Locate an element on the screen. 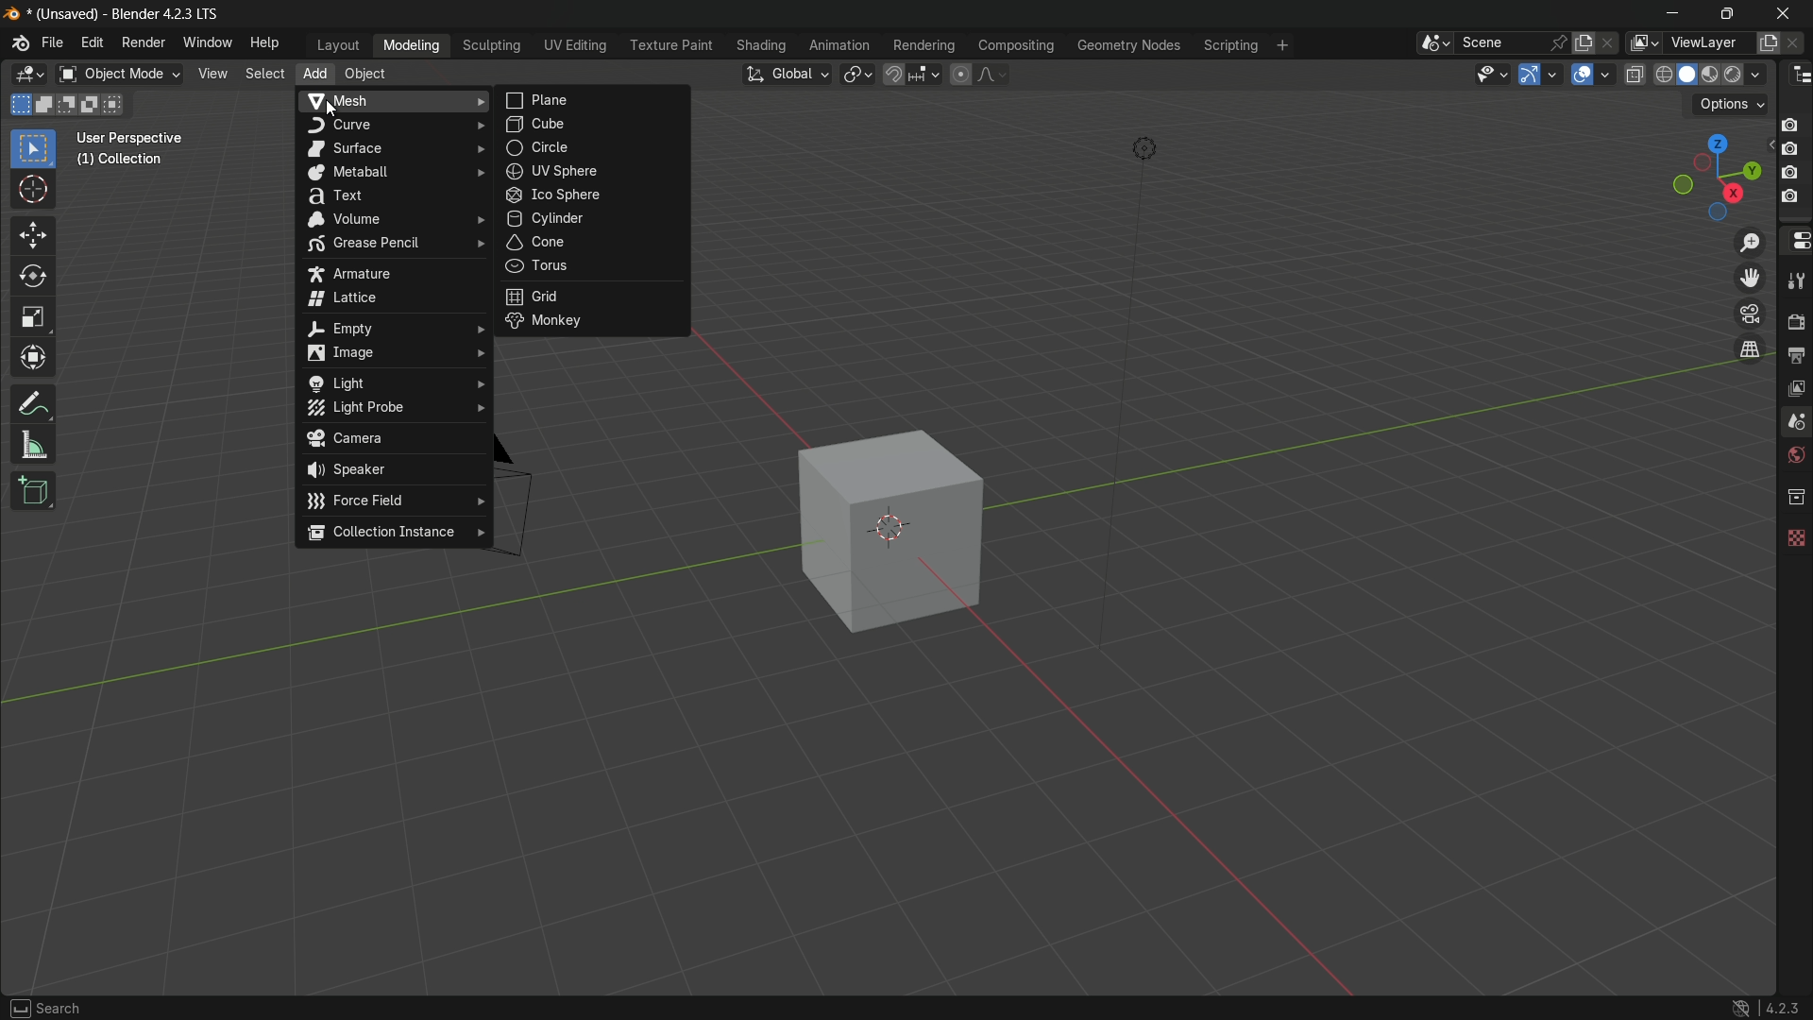  collections is located at coordinates (1794, 497).